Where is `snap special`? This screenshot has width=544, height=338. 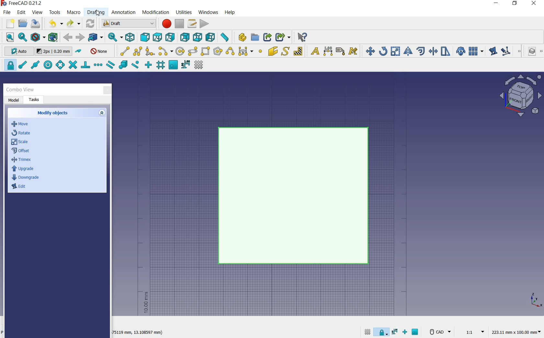 snap special is located at coordinates (122, 65).